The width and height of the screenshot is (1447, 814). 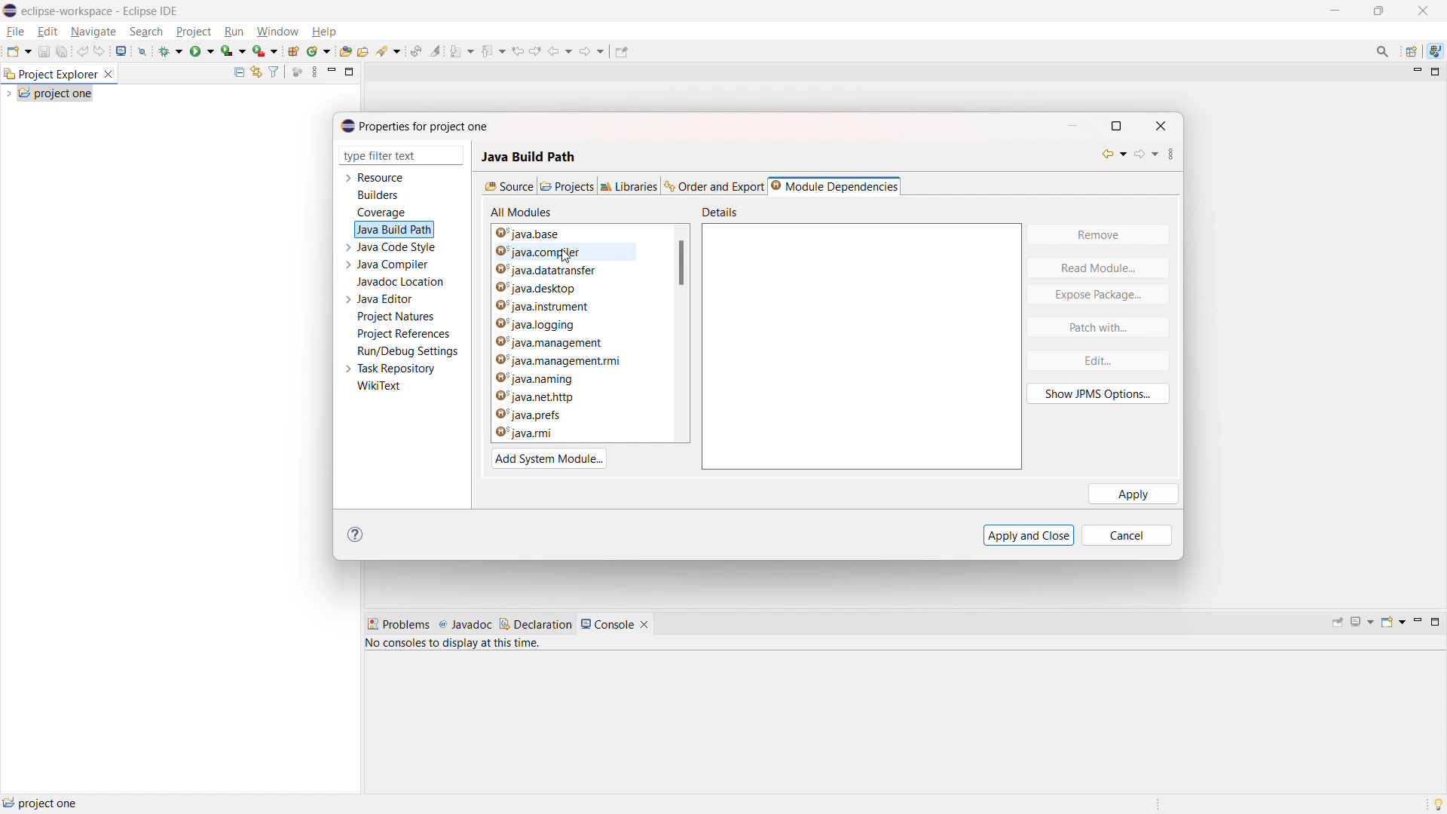 What do you see at coordinates (1415, 72) in the screenshot?
I see `minimize` at bounding box center [1415, 72].